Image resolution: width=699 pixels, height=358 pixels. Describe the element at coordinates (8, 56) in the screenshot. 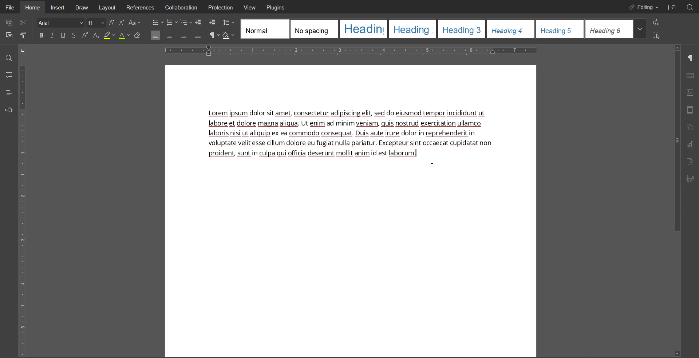

I see `Search` at that location.